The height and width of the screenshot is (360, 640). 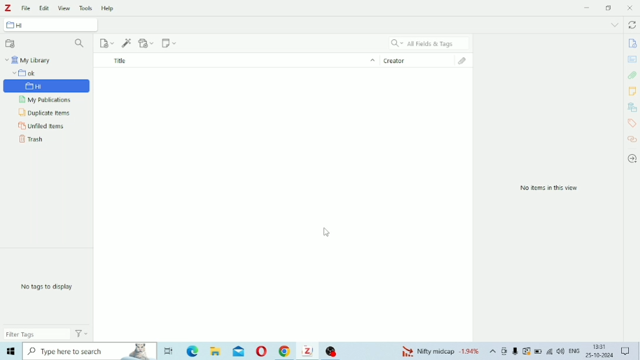 I want to click on Trash, so click(x=32, y=138).